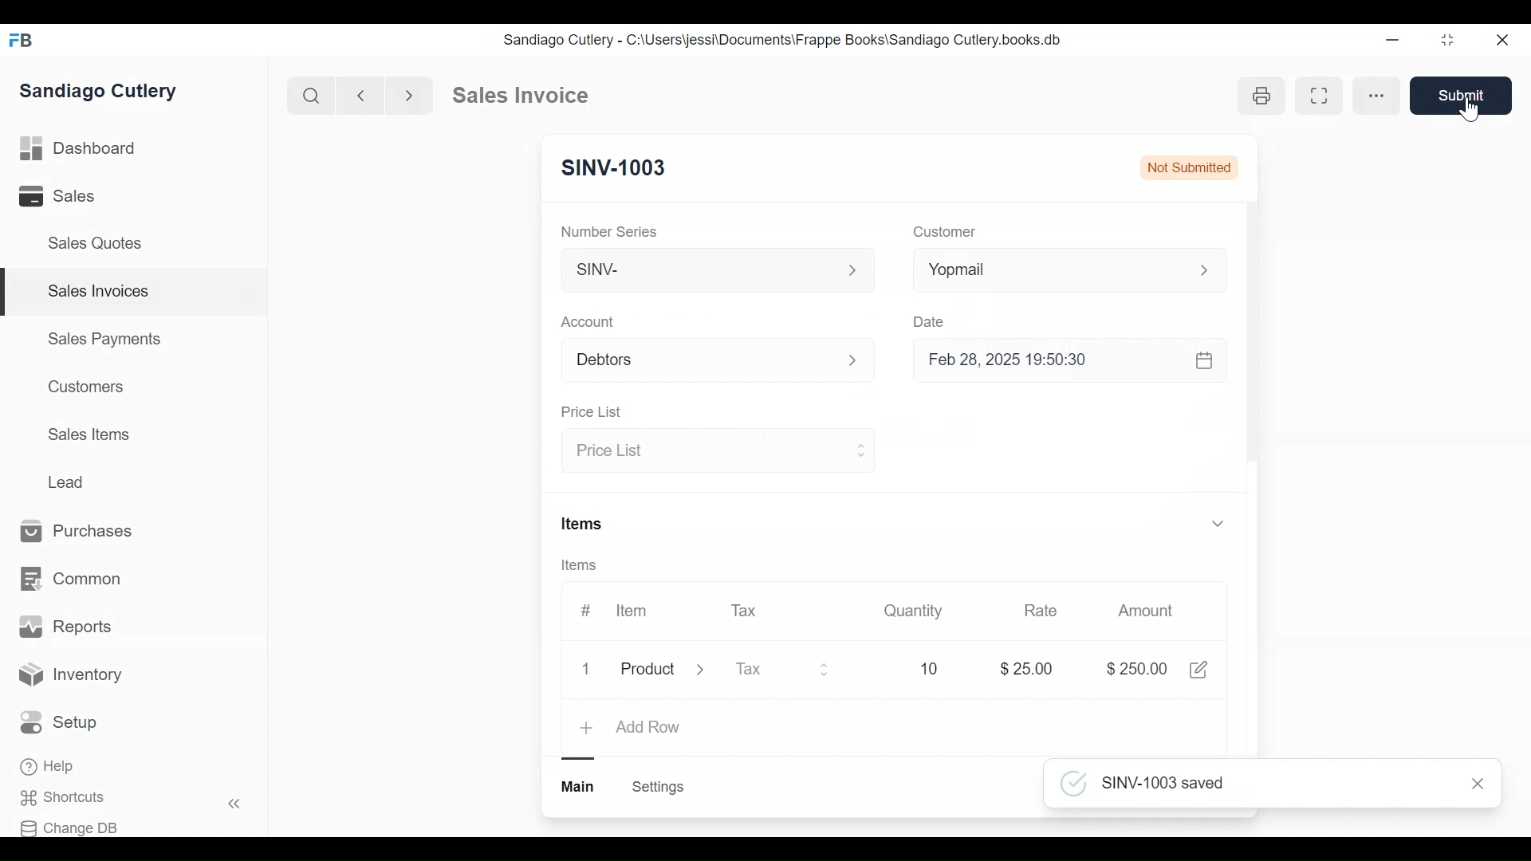 The width and height of the screenshot is (1531, 861). Describe the element at coordinates (632, 729) in the screenshot. I see `+ Add Row` at that location.